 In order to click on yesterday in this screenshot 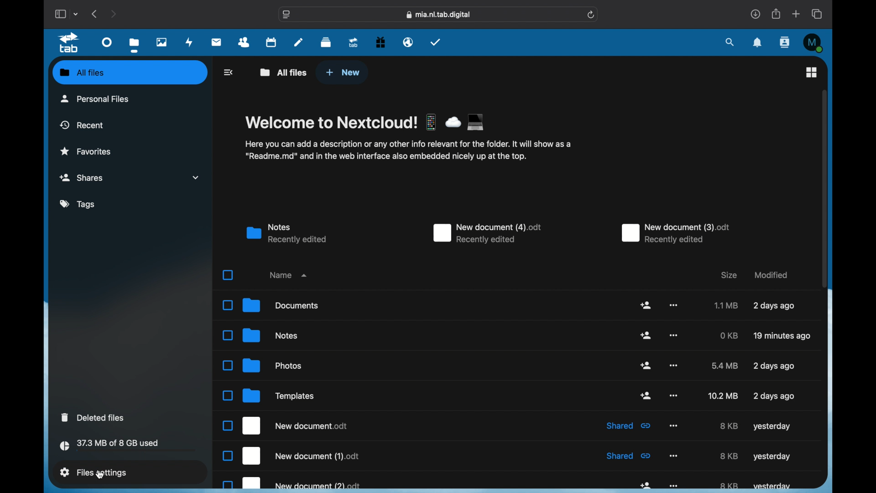, I will do `click(772, 426)`.